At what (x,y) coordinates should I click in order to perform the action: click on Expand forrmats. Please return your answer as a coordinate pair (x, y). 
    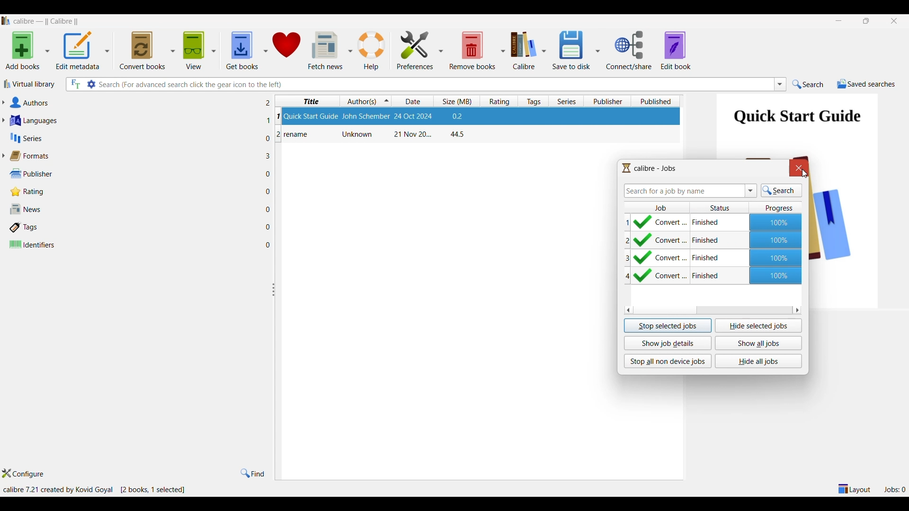
    Looking at the image, I should click on (3, 156).